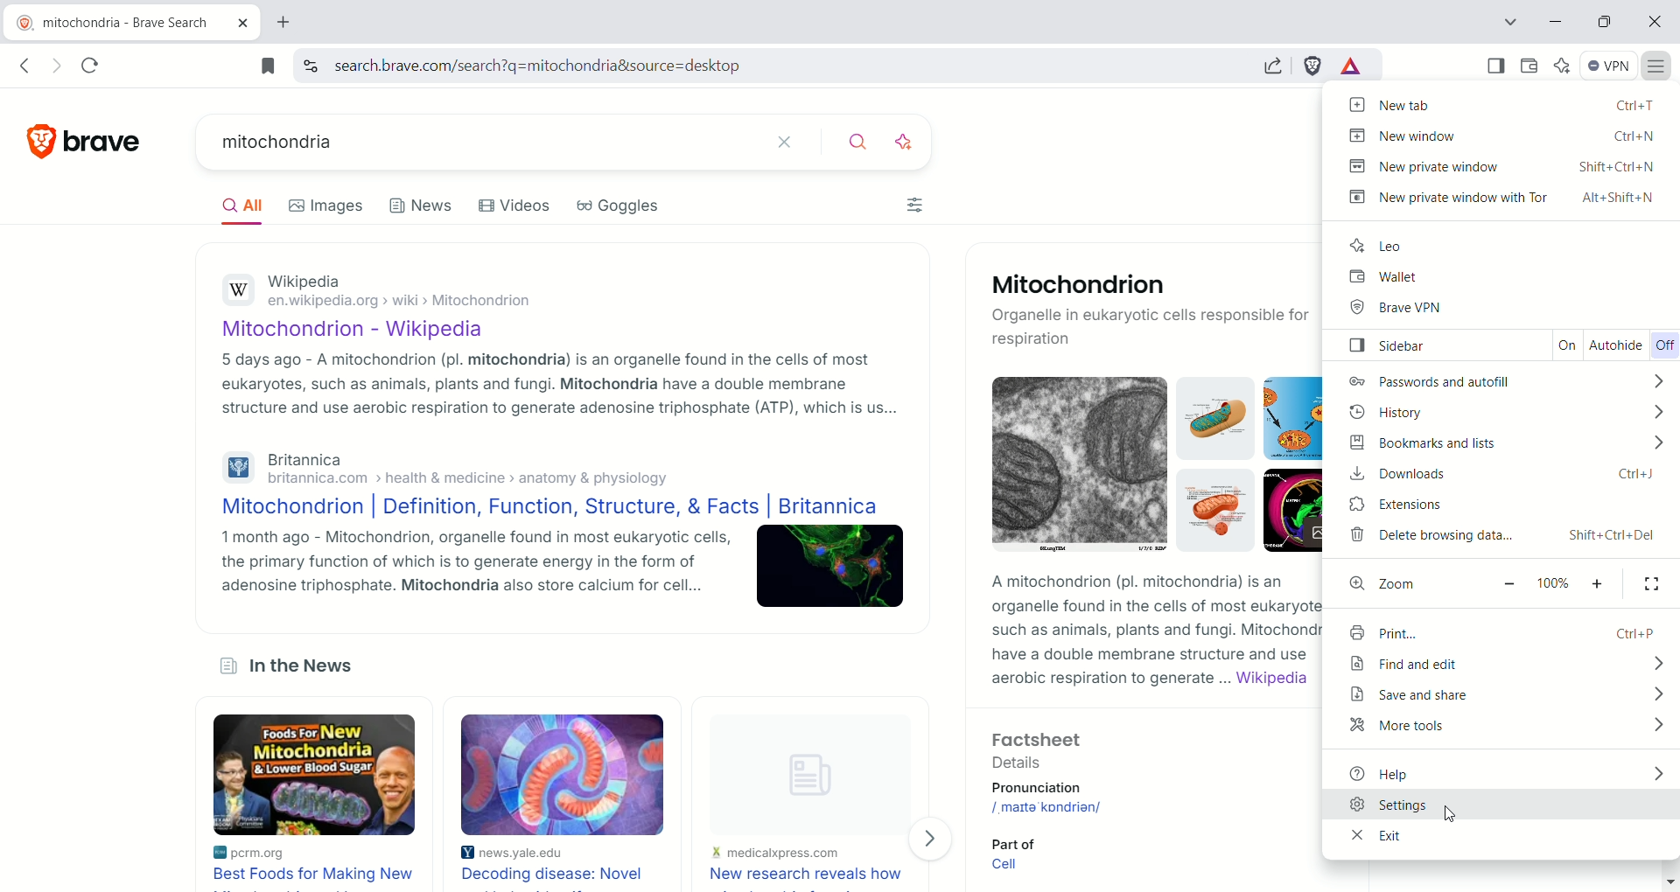 Image resolution: width=1680 pixels, height=892 pixels. What do you see at coordinates (107, 141) in the screenshot?
I see `brave` at bounding box center [107, 141].